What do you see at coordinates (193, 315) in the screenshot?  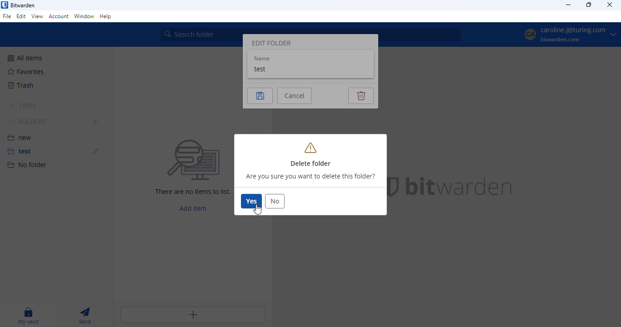 I see `add item` at bounding box center [193, 315].